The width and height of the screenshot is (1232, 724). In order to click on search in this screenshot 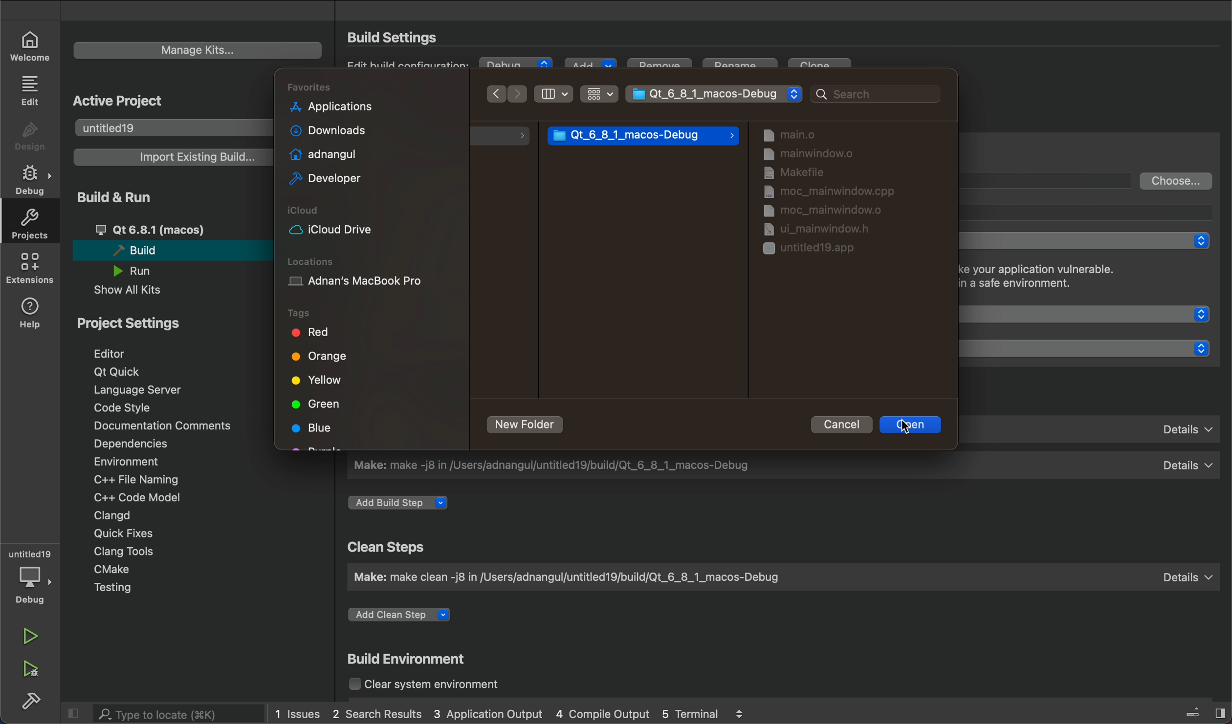, I will do `click(869, 93)`.